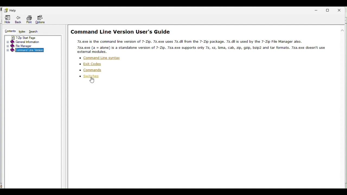 This screenshot has width=347, height=195. I want to click on Hide, so click(6, 19).